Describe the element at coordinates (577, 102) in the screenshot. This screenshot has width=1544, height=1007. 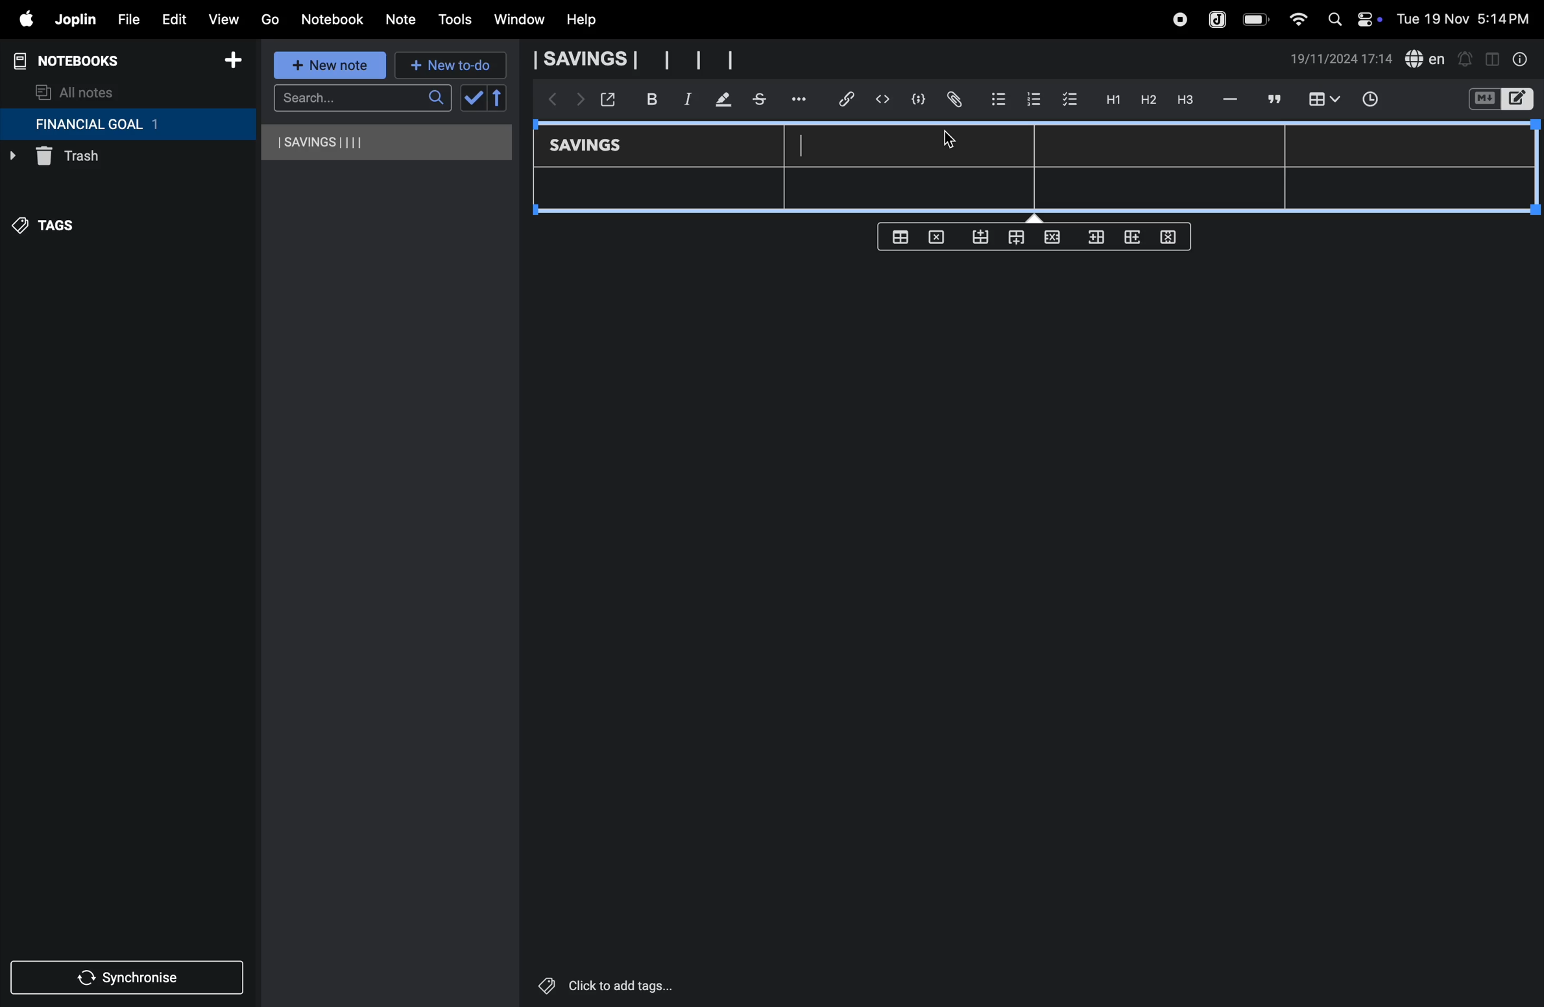
I see `forward` at that location.